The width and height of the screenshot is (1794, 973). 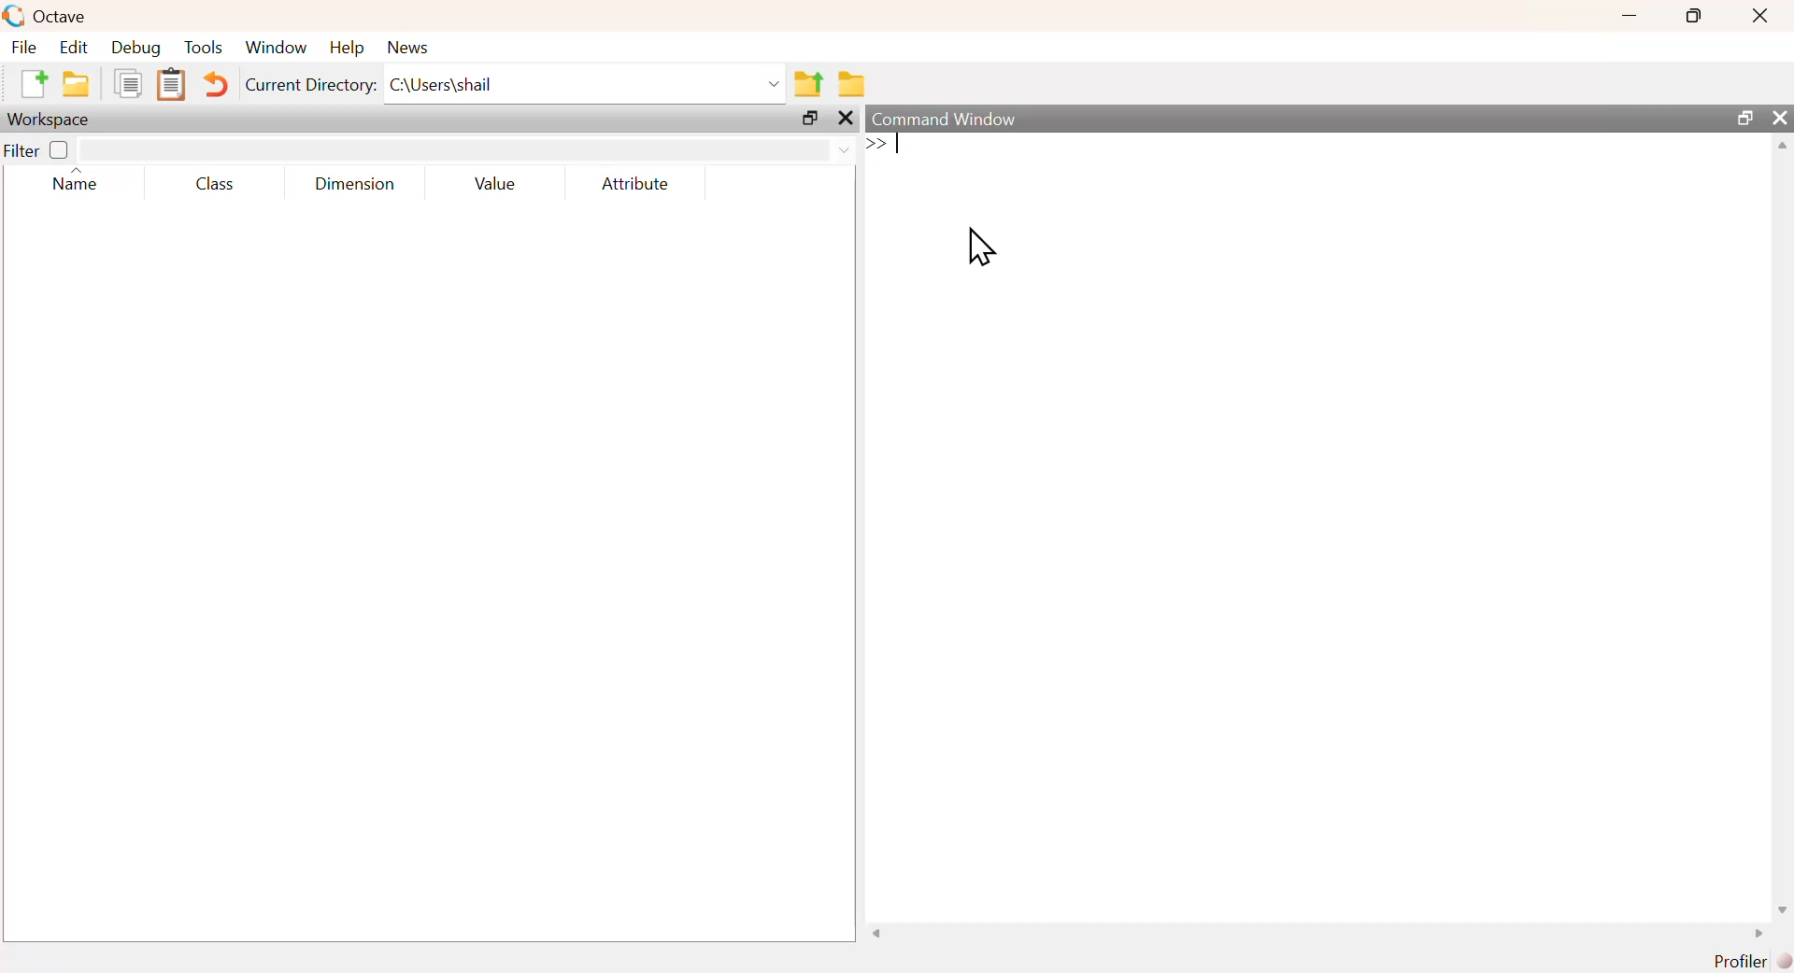 What do you see at coordinates (126, 82) in the screenshot?
I see `Duplicate` at bounding box center [126, 82].